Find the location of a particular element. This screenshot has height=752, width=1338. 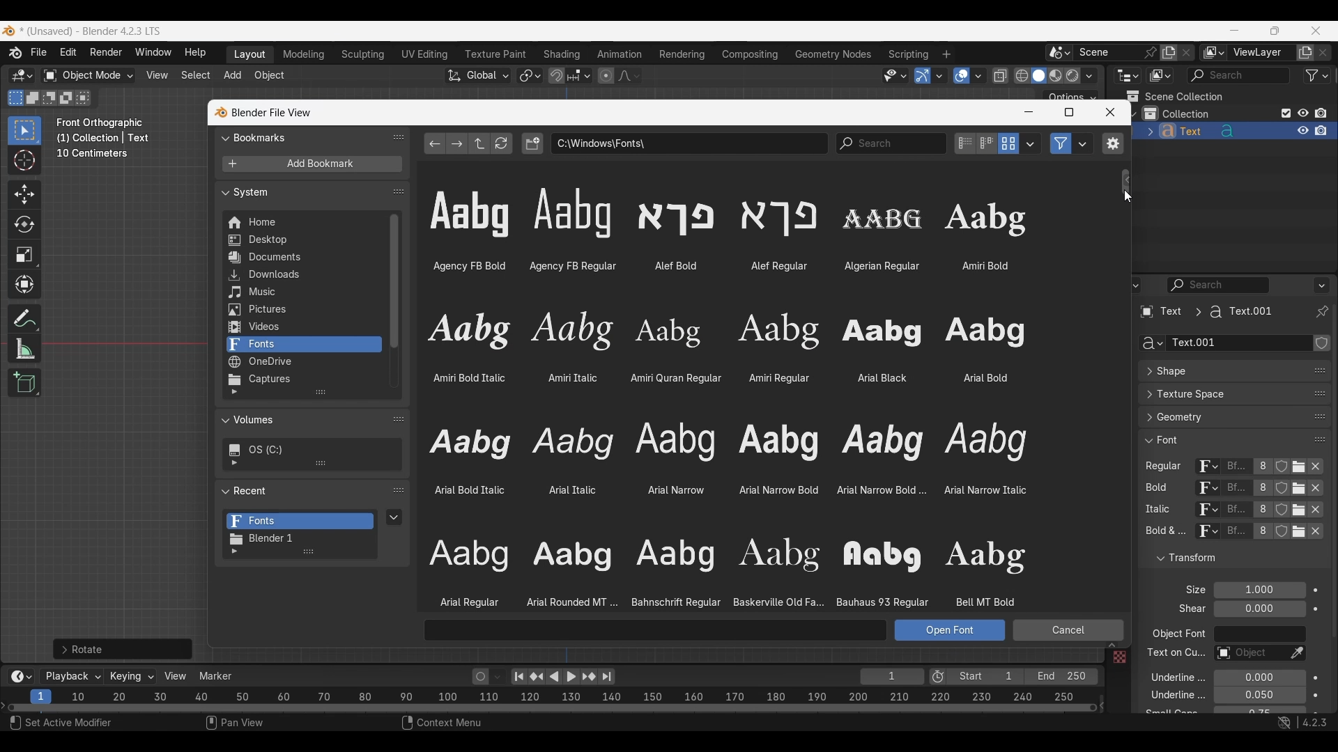

fake user is located at coordinates (1284, 537).